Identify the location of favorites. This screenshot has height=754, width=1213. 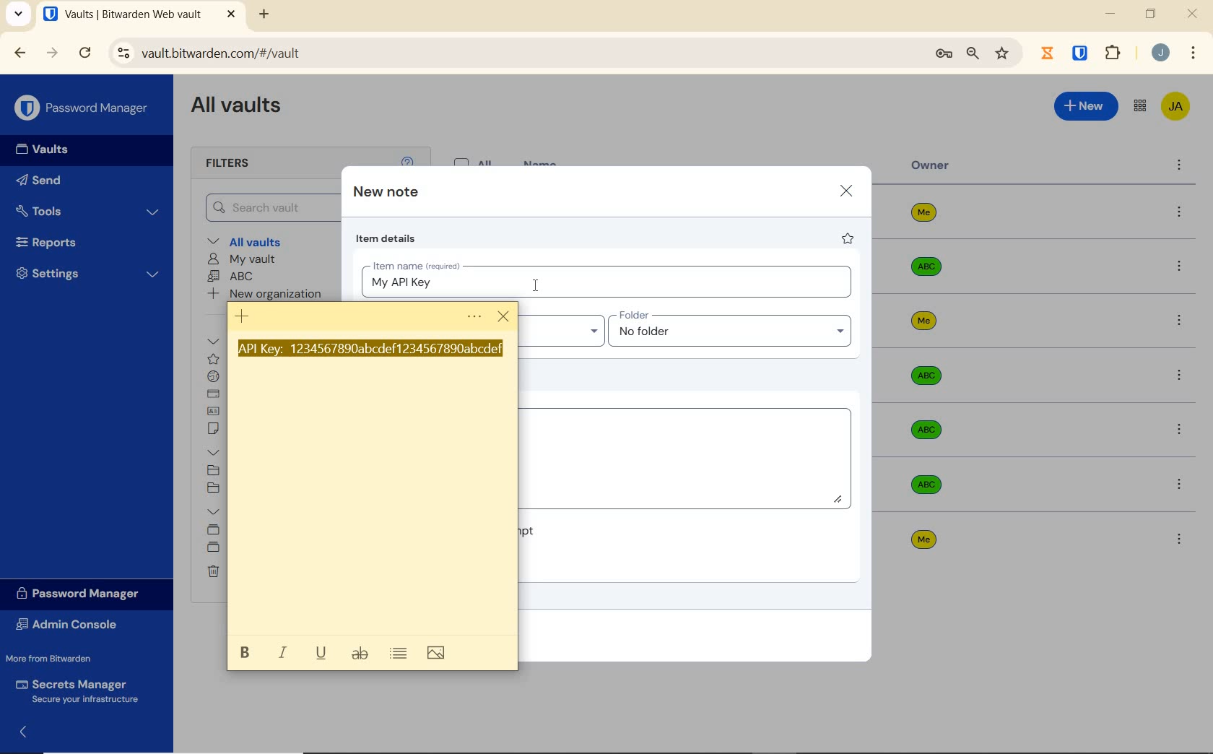
(212, 359).